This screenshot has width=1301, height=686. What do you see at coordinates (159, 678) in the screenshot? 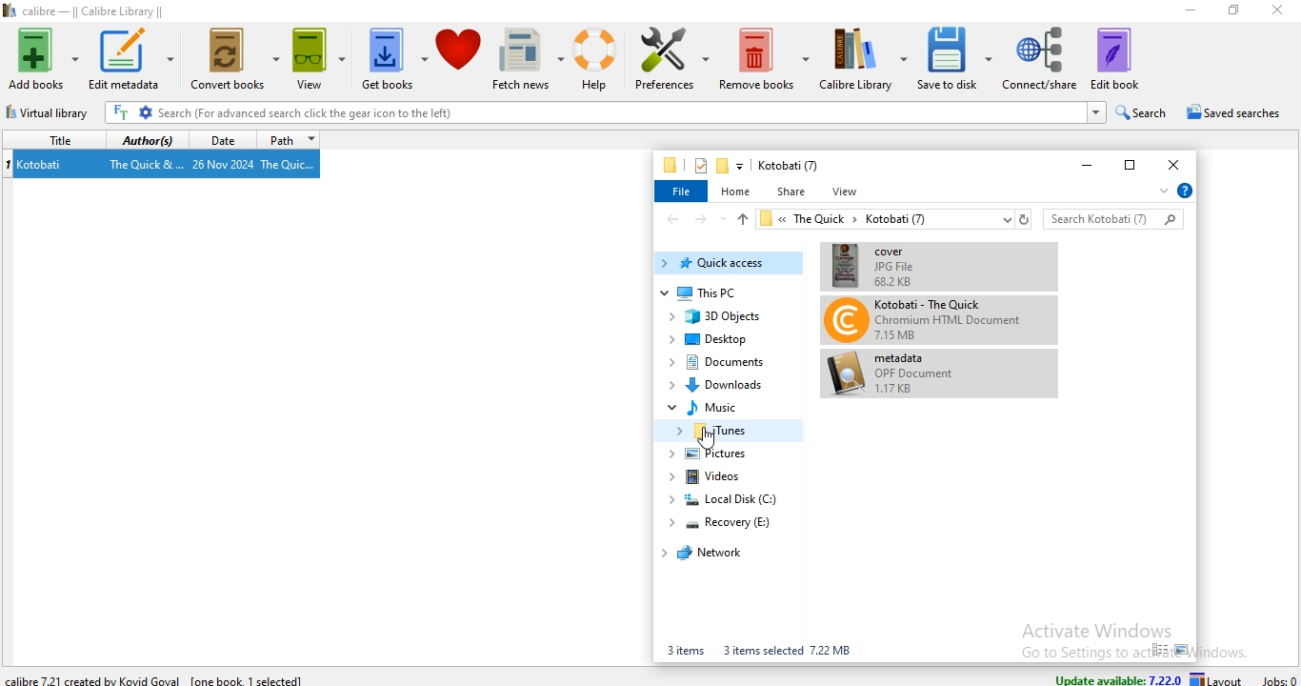
I see `calibre 7.22.1 created by Kovid Goyal [one book 1 selected]` at bounding box center [159, 678].